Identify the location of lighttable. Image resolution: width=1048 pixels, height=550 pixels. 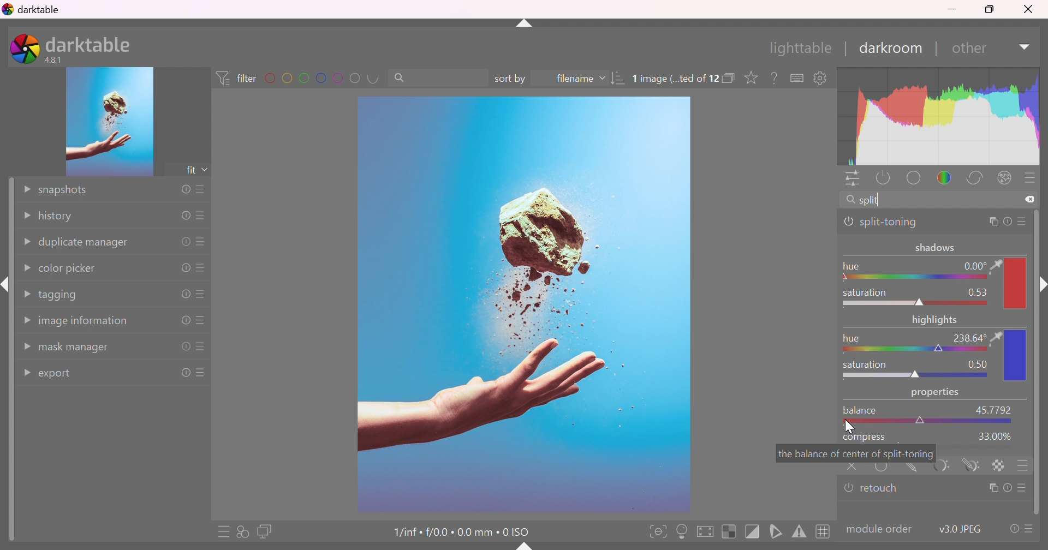
(798, 49).